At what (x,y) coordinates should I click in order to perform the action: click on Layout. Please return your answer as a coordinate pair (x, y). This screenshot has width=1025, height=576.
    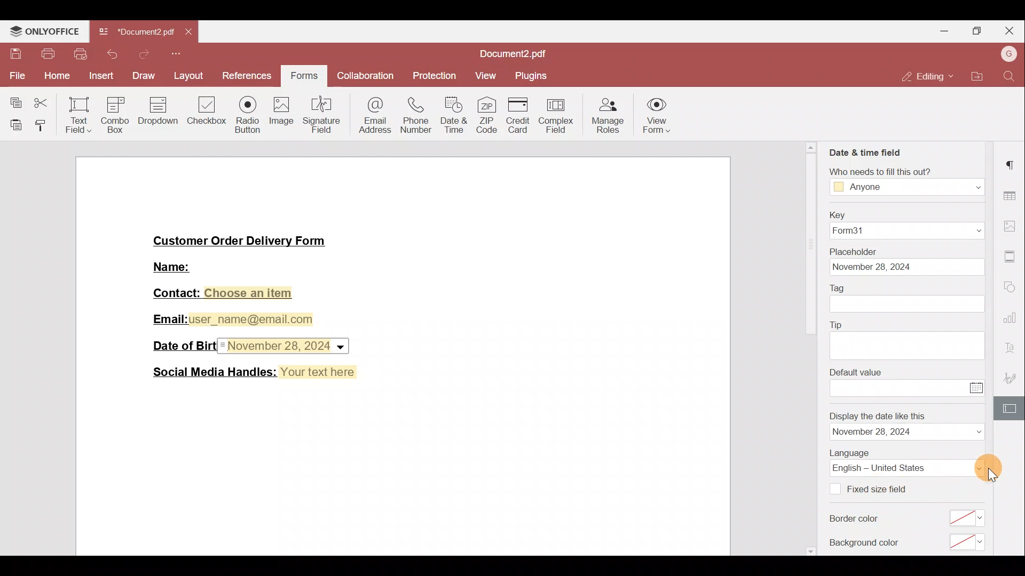
    Looking at the image, I should click on (190, 78).